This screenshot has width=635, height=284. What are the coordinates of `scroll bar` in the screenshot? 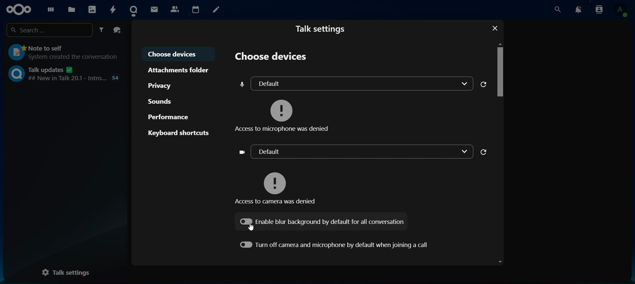 It's located at (500, 154).